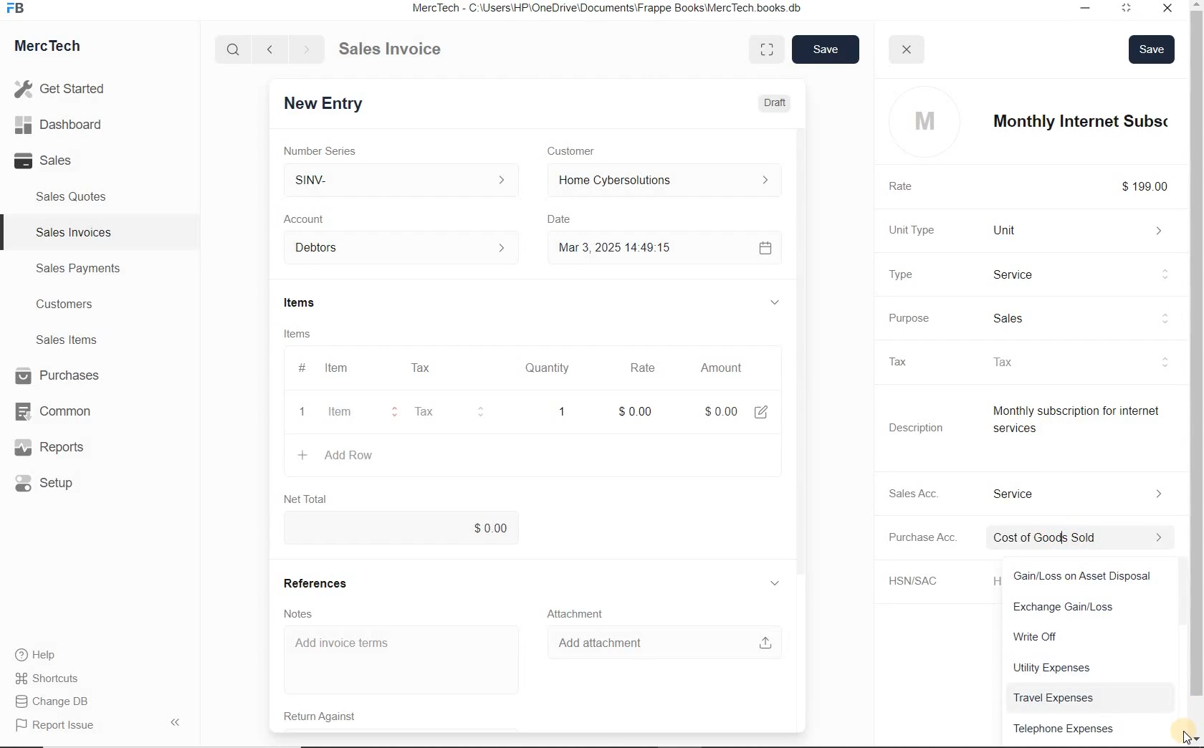 This screenshot has height=748, width=1204. Describe the element at coordinates (64, 89) in the screenshot. I see `Get Started` at that location.